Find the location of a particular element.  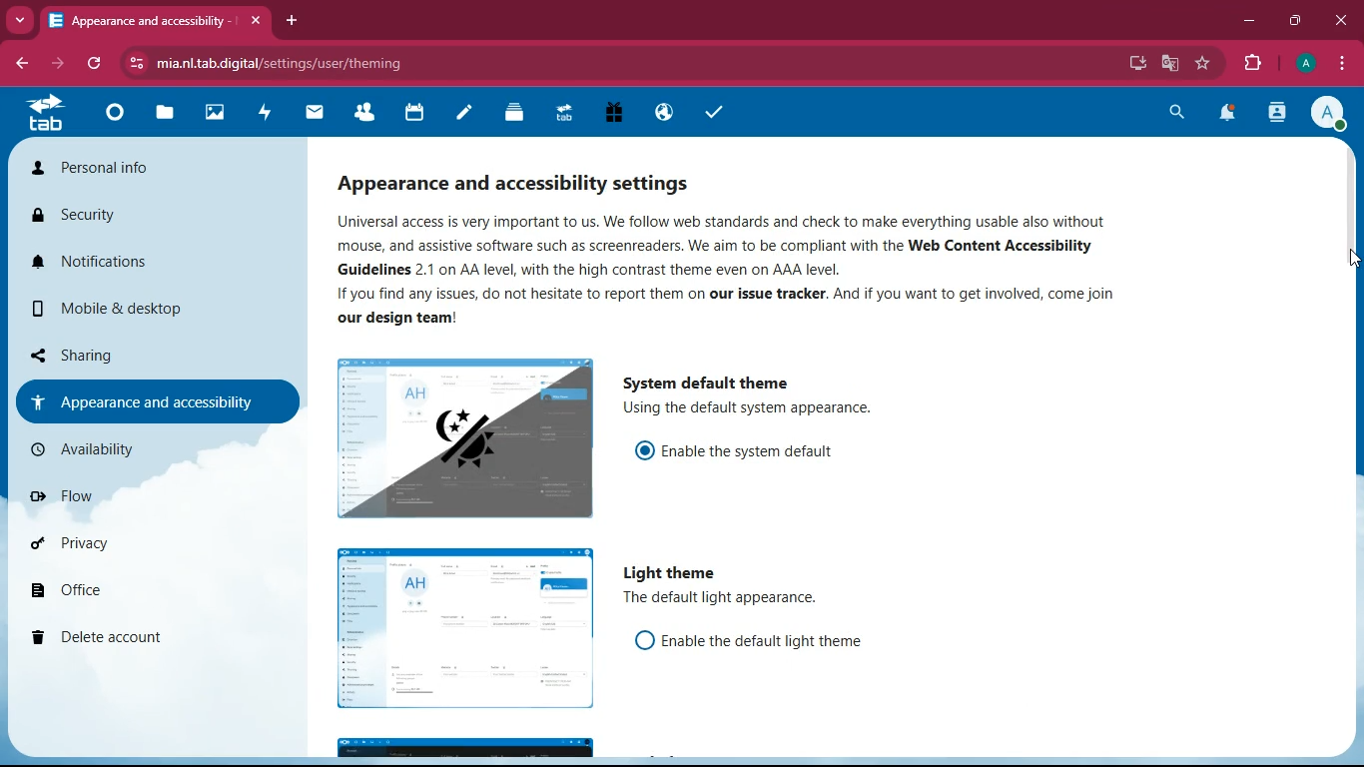

appearance is located at coordinates (155, 400).